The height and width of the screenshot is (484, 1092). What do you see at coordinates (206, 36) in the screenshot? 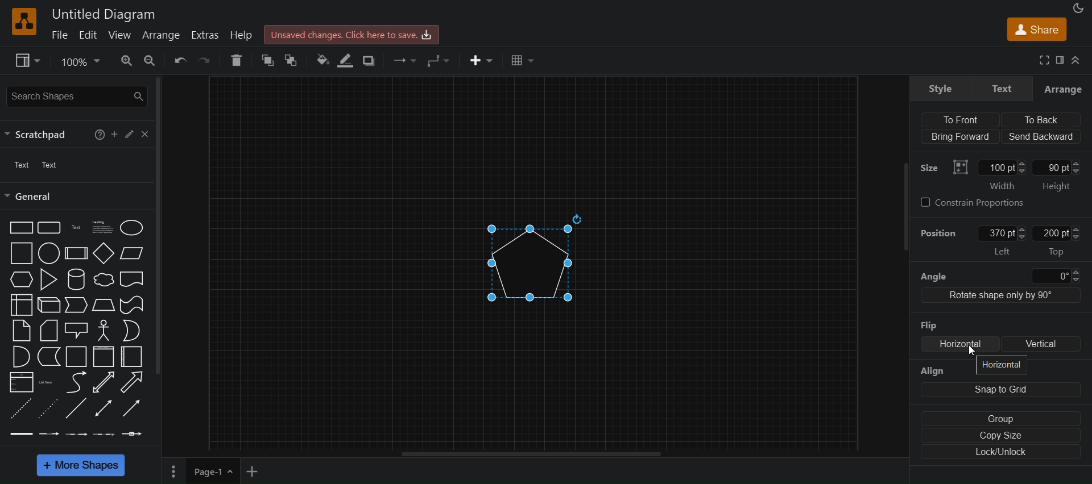
I see `extras` at bounding box center [206, 36].